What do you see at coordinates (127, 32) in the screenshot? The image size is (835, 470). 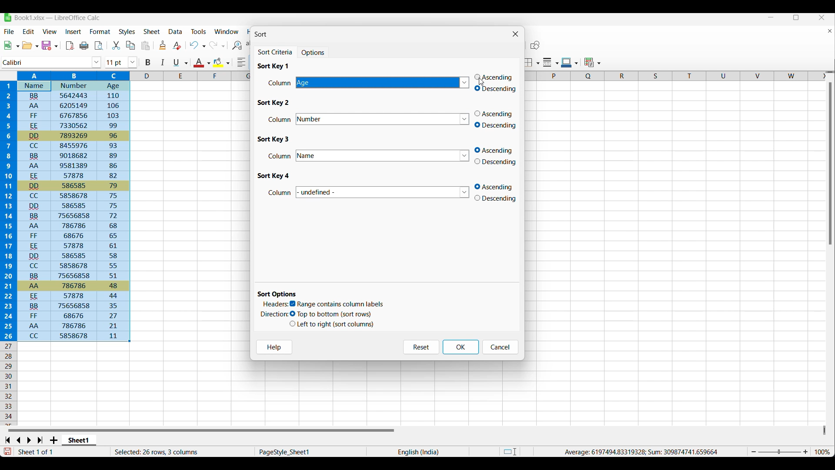 I see `Styles menu` at bounding box center [127, 32].